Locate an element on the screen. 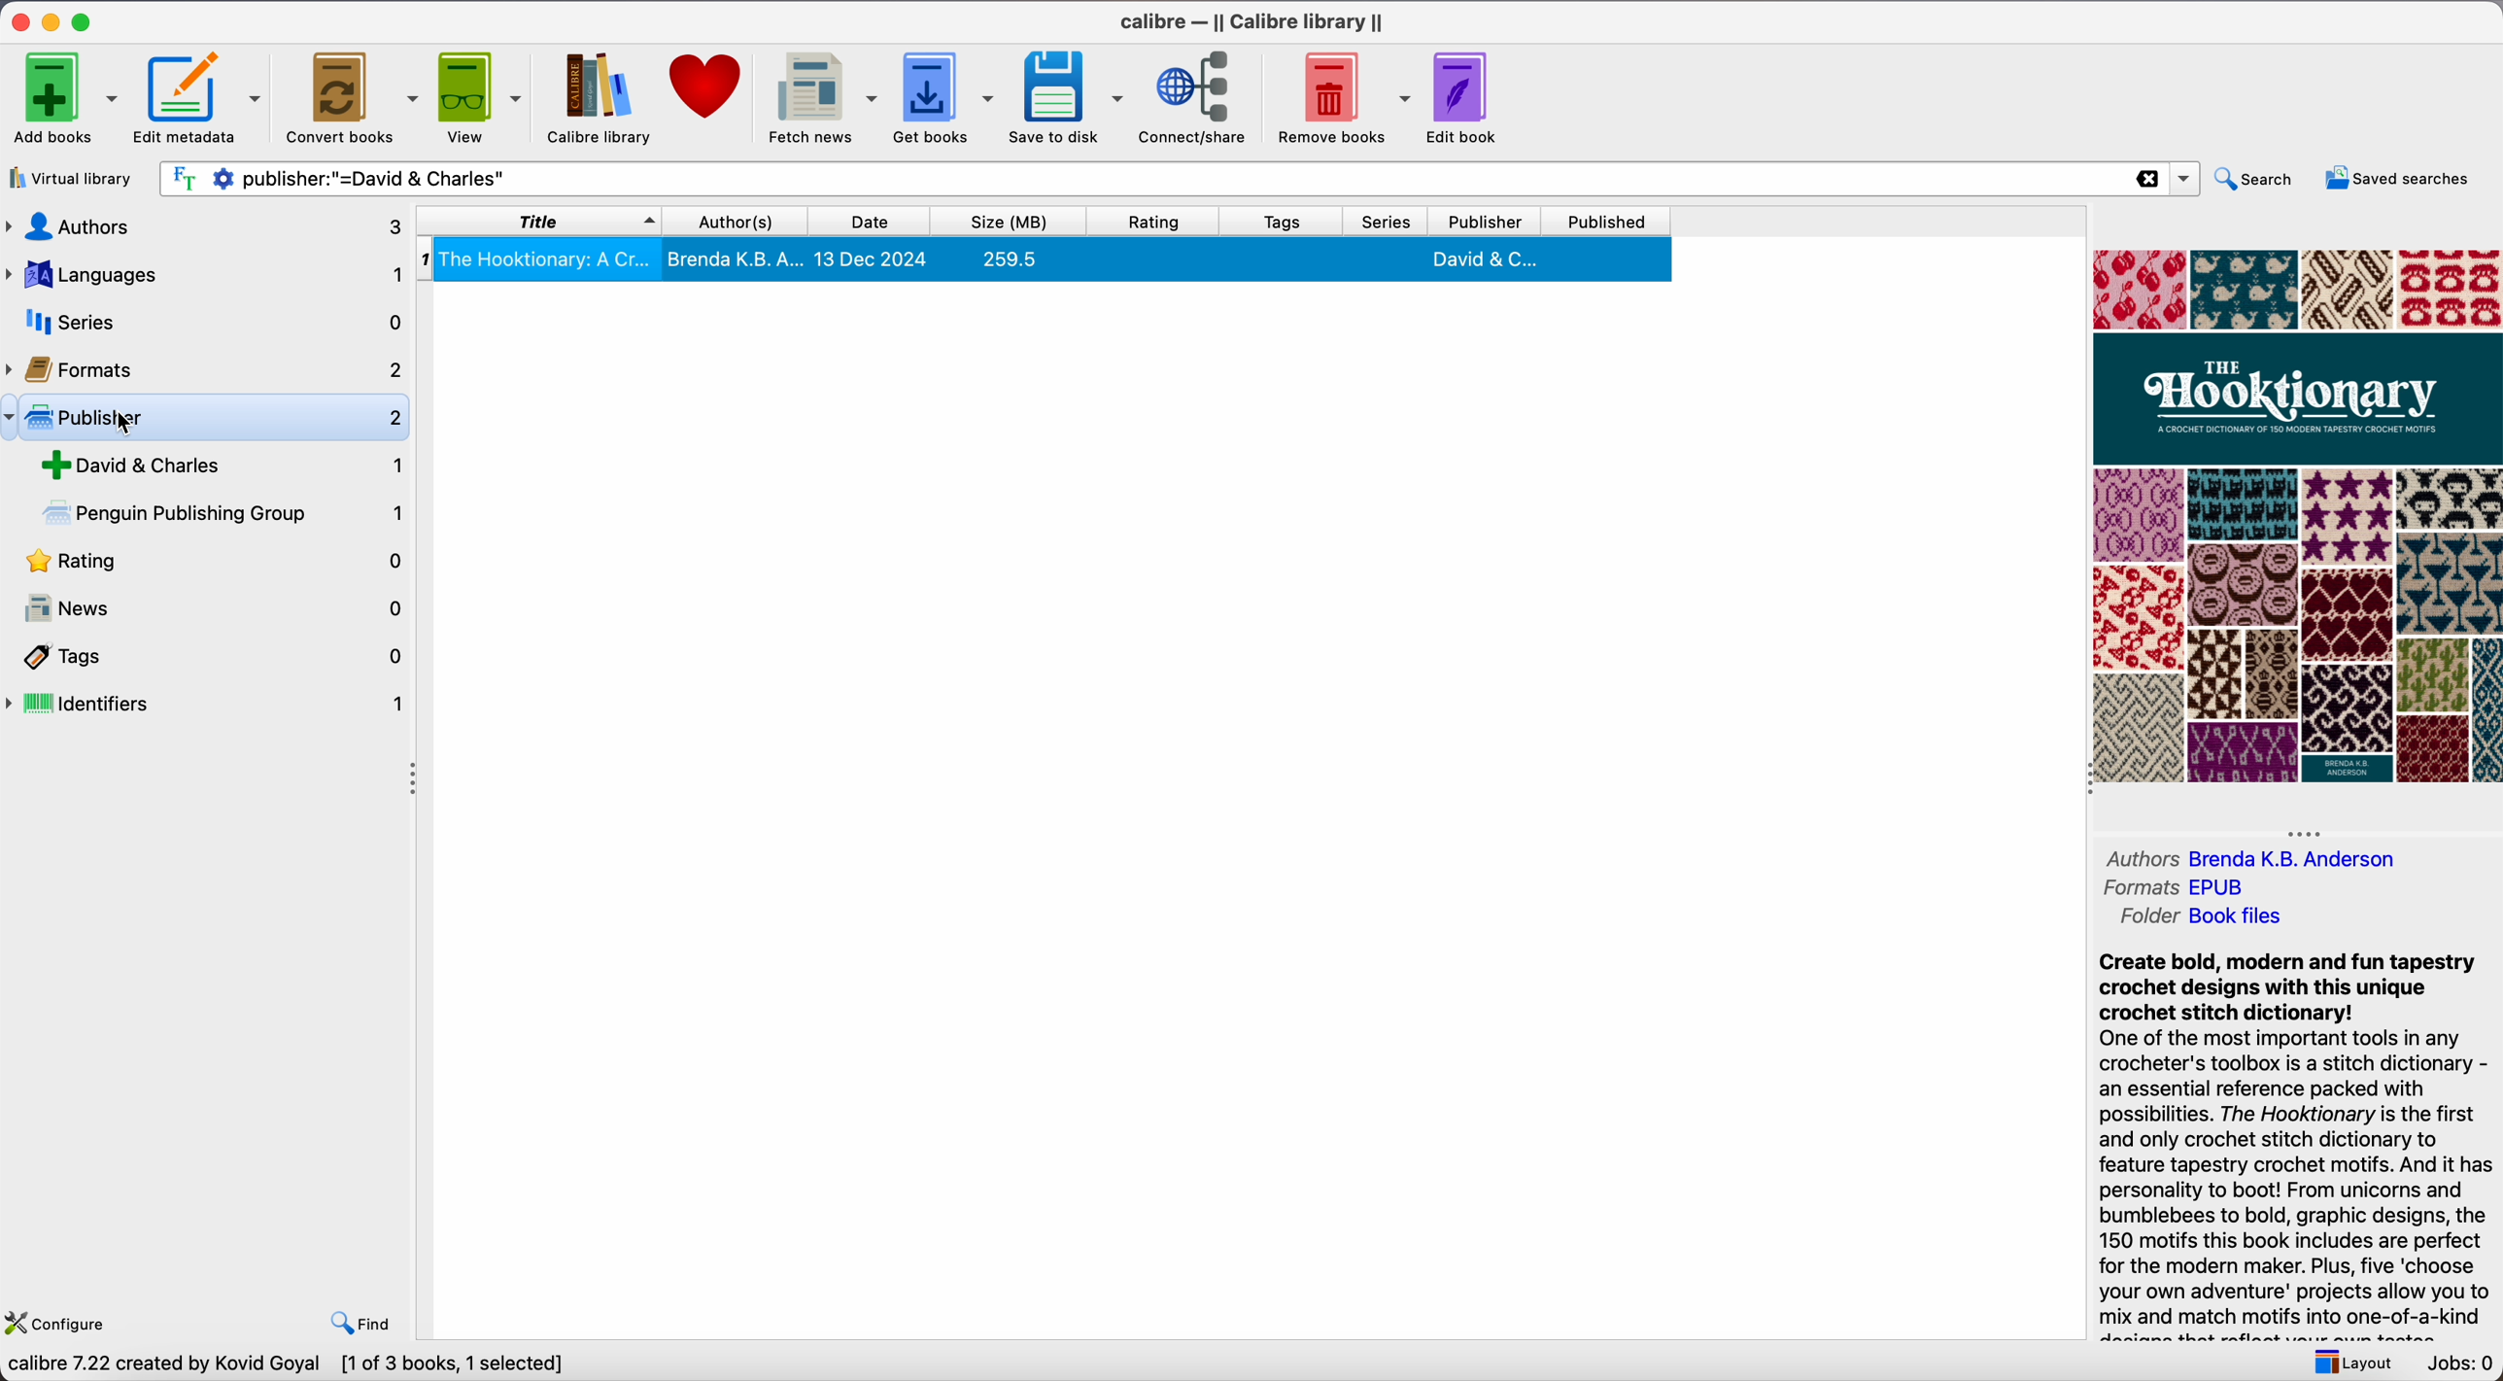 The width and height of the screenshot is (2503, 1381). rating is located at coordinates (207, 564).